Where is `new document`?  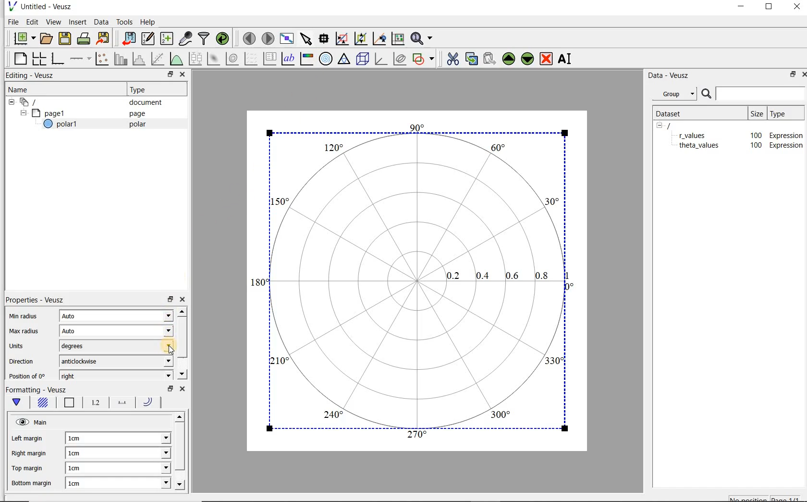 new document is located at coordinates (22, 37).